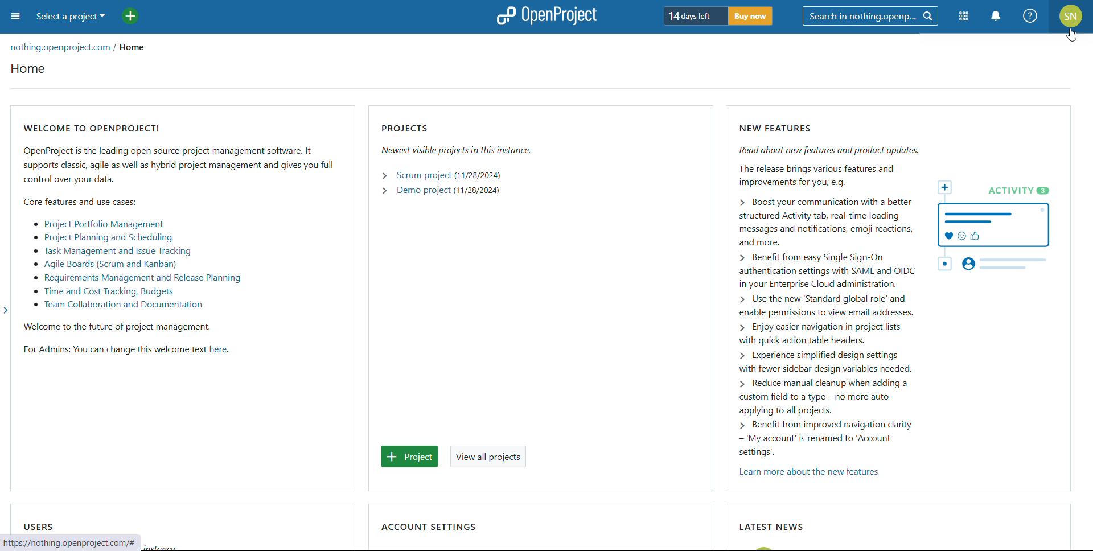 This screenshot has width=1093, height=551. Describe the element at coordinates (423, 176) in the screenshot. I see `scrum project` at that location.